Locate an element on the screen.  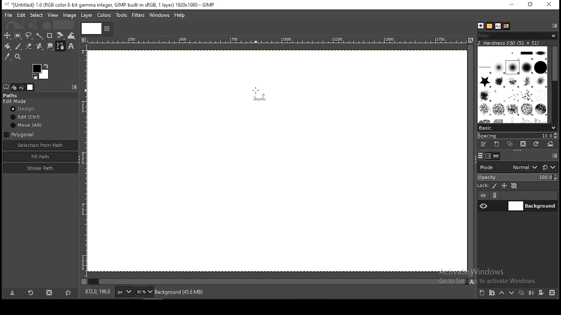
duplicate this brush is located at coordinates (510, 144).